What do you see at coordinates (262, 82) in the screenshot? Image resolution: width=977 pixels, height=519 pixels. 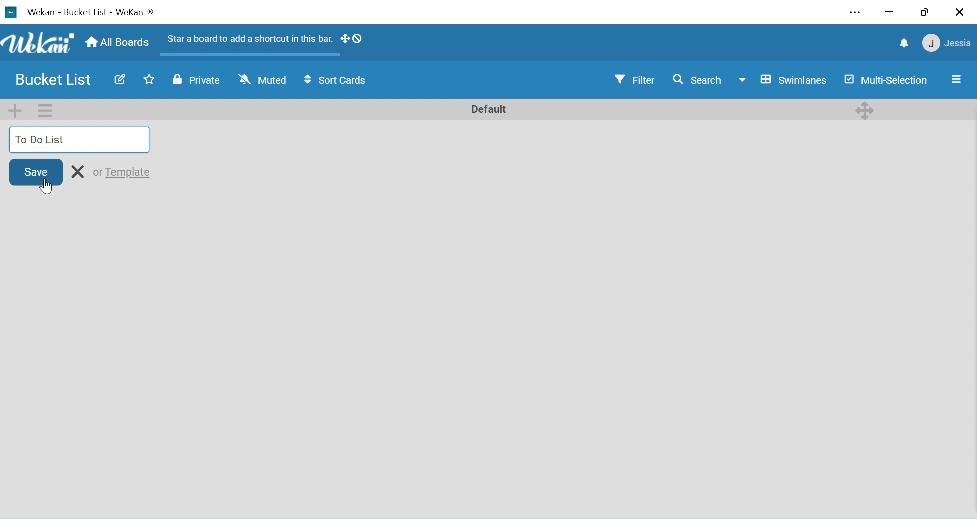 I see `(un)mute` at bounding box center [262, 82].